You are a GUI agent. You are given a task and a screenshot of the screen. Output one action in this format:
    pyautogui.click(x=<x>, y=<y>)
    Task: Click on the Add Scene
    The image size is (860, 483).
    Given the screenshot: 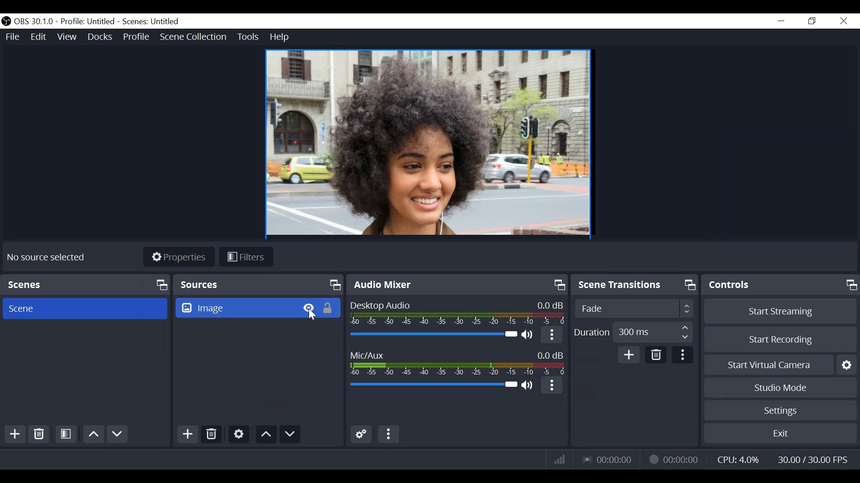 What is the action you would take?
    pyautogui.click(x=13, y=435)
    